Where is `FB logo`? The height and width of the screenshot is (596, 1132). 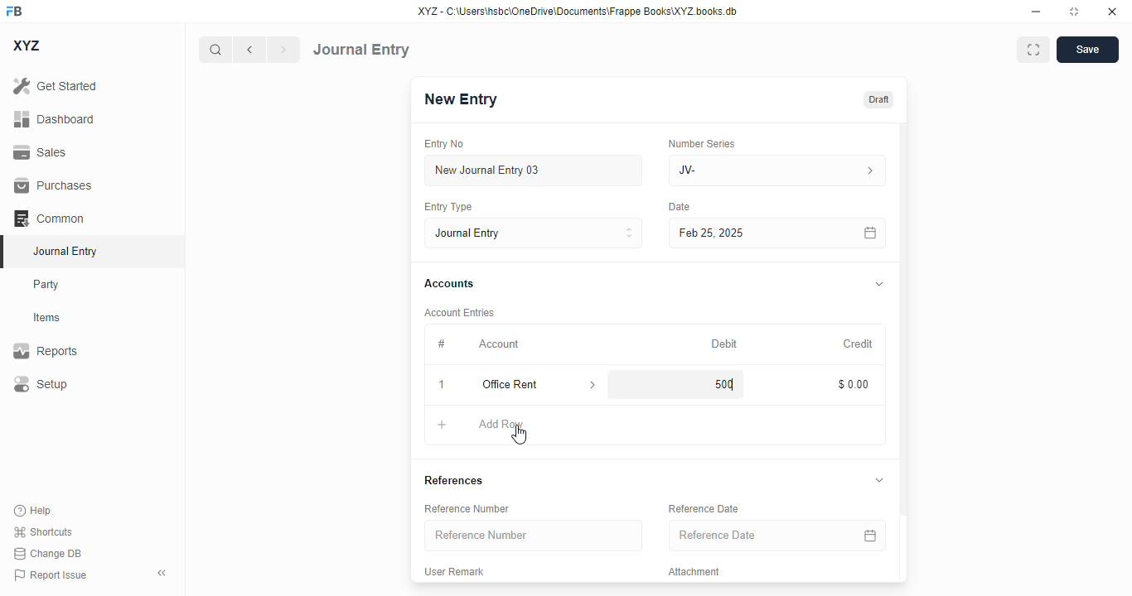 FB logo is located at coordinates (14, 10).